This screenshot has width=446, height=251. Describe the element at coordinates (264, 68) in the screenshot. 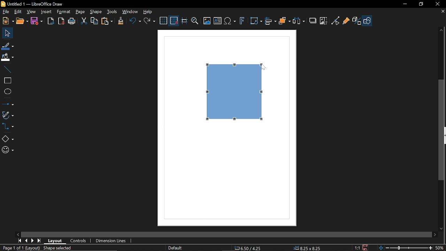

I see `Cursor` at that location.